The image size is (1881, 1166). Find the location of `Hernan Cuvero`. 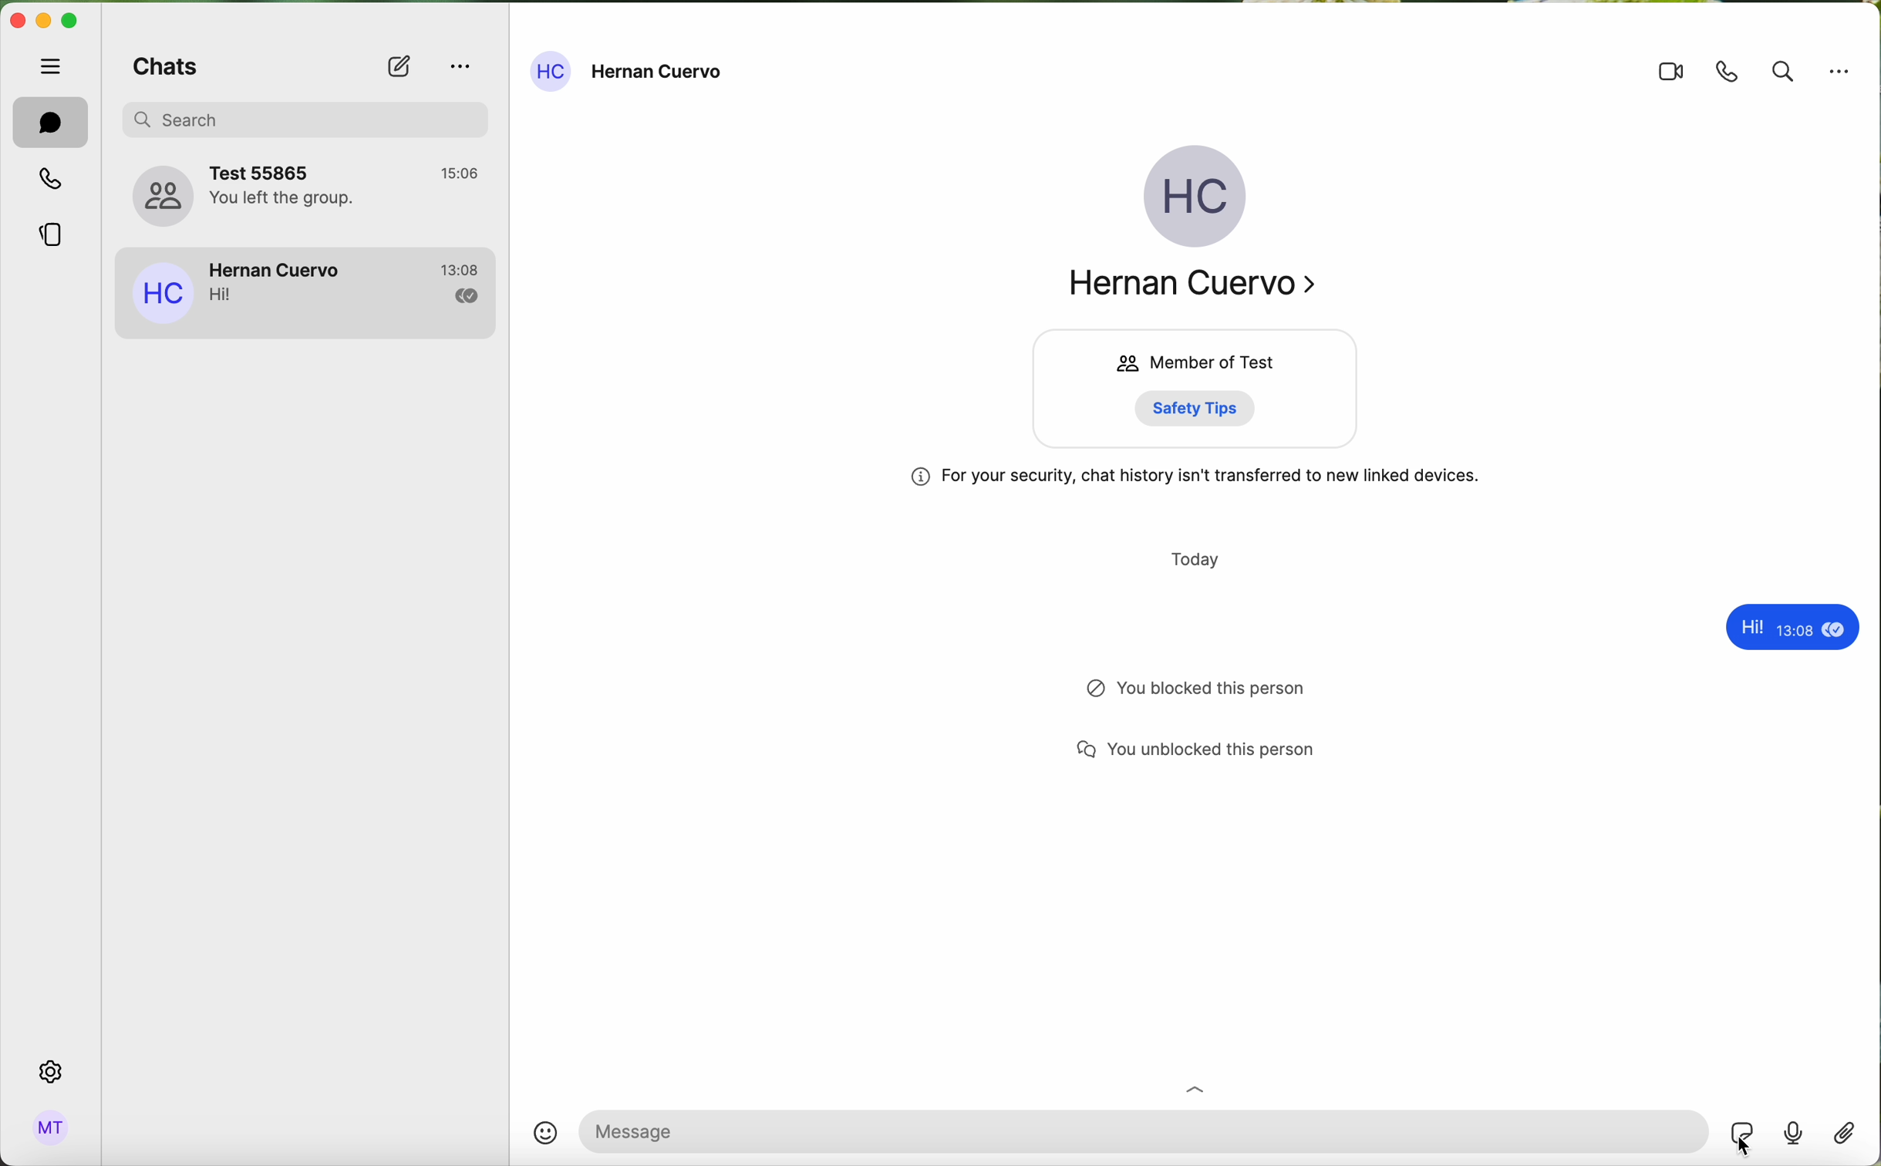

Hernan Cuvero is located at coordinates (1199, 288).